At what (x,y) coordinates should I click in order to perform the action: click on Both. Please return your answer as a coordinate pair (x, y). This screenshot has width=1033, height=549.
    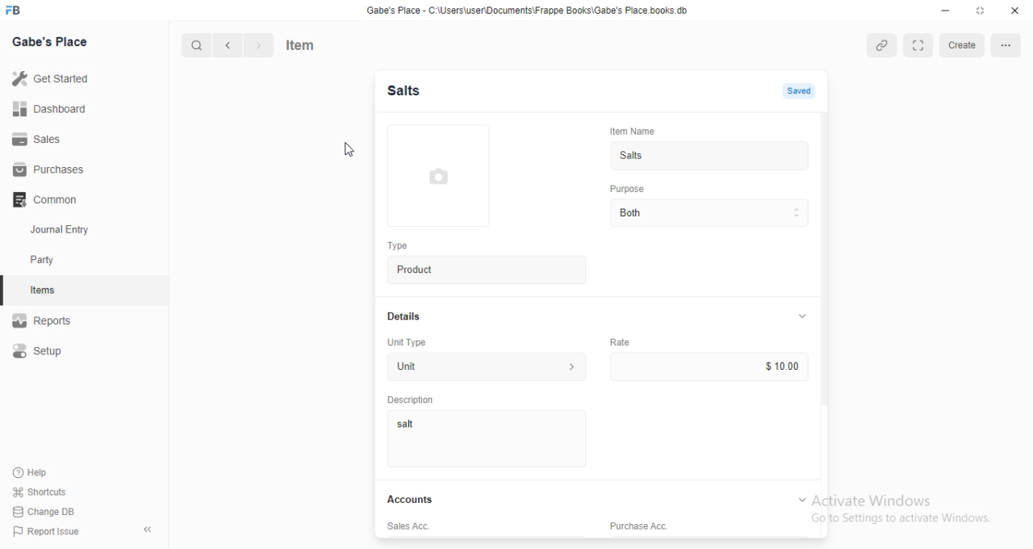
    Looking at the image, I should click on (634, 214).